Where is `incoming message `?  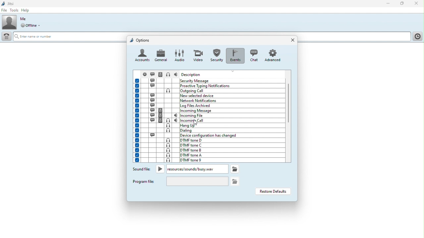
incoming message  is located at coordinates (209, 111).